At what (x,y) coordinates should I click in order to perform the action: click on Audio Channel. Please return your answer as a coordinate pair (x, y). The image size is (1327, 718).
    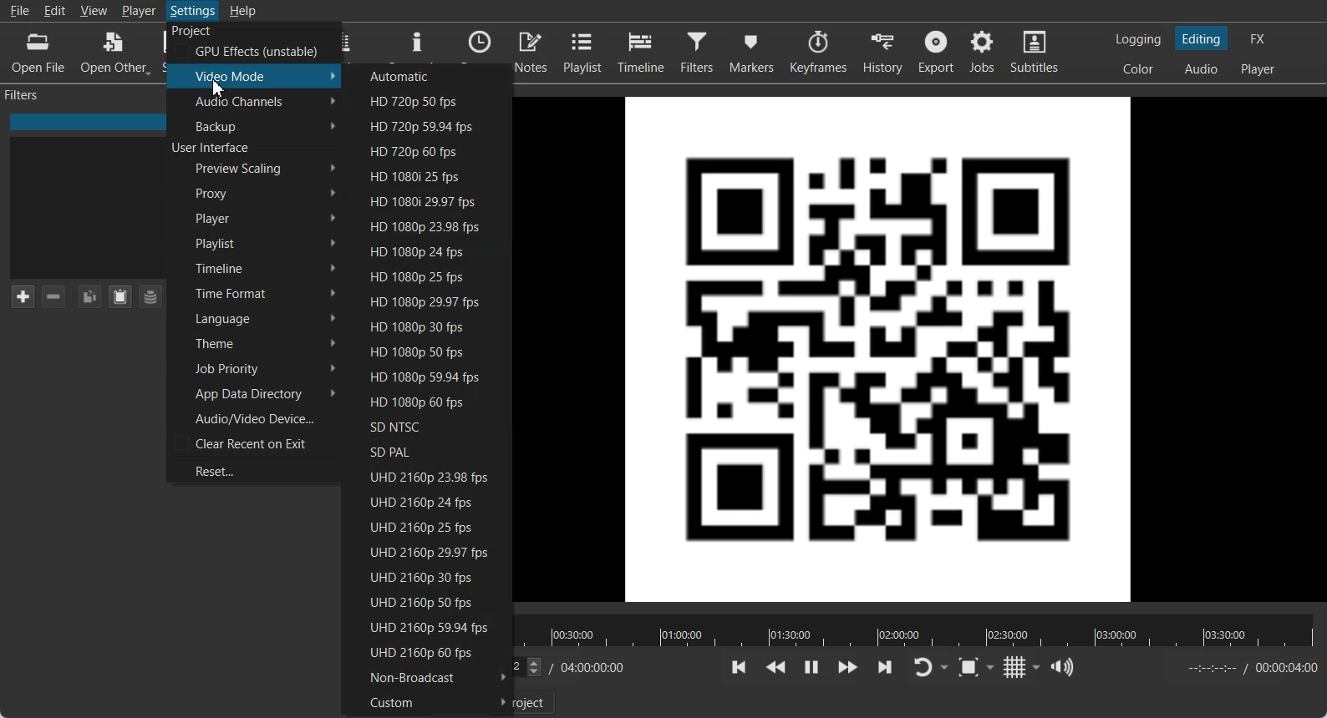
    Looking at the image, I should click on (254, 101).